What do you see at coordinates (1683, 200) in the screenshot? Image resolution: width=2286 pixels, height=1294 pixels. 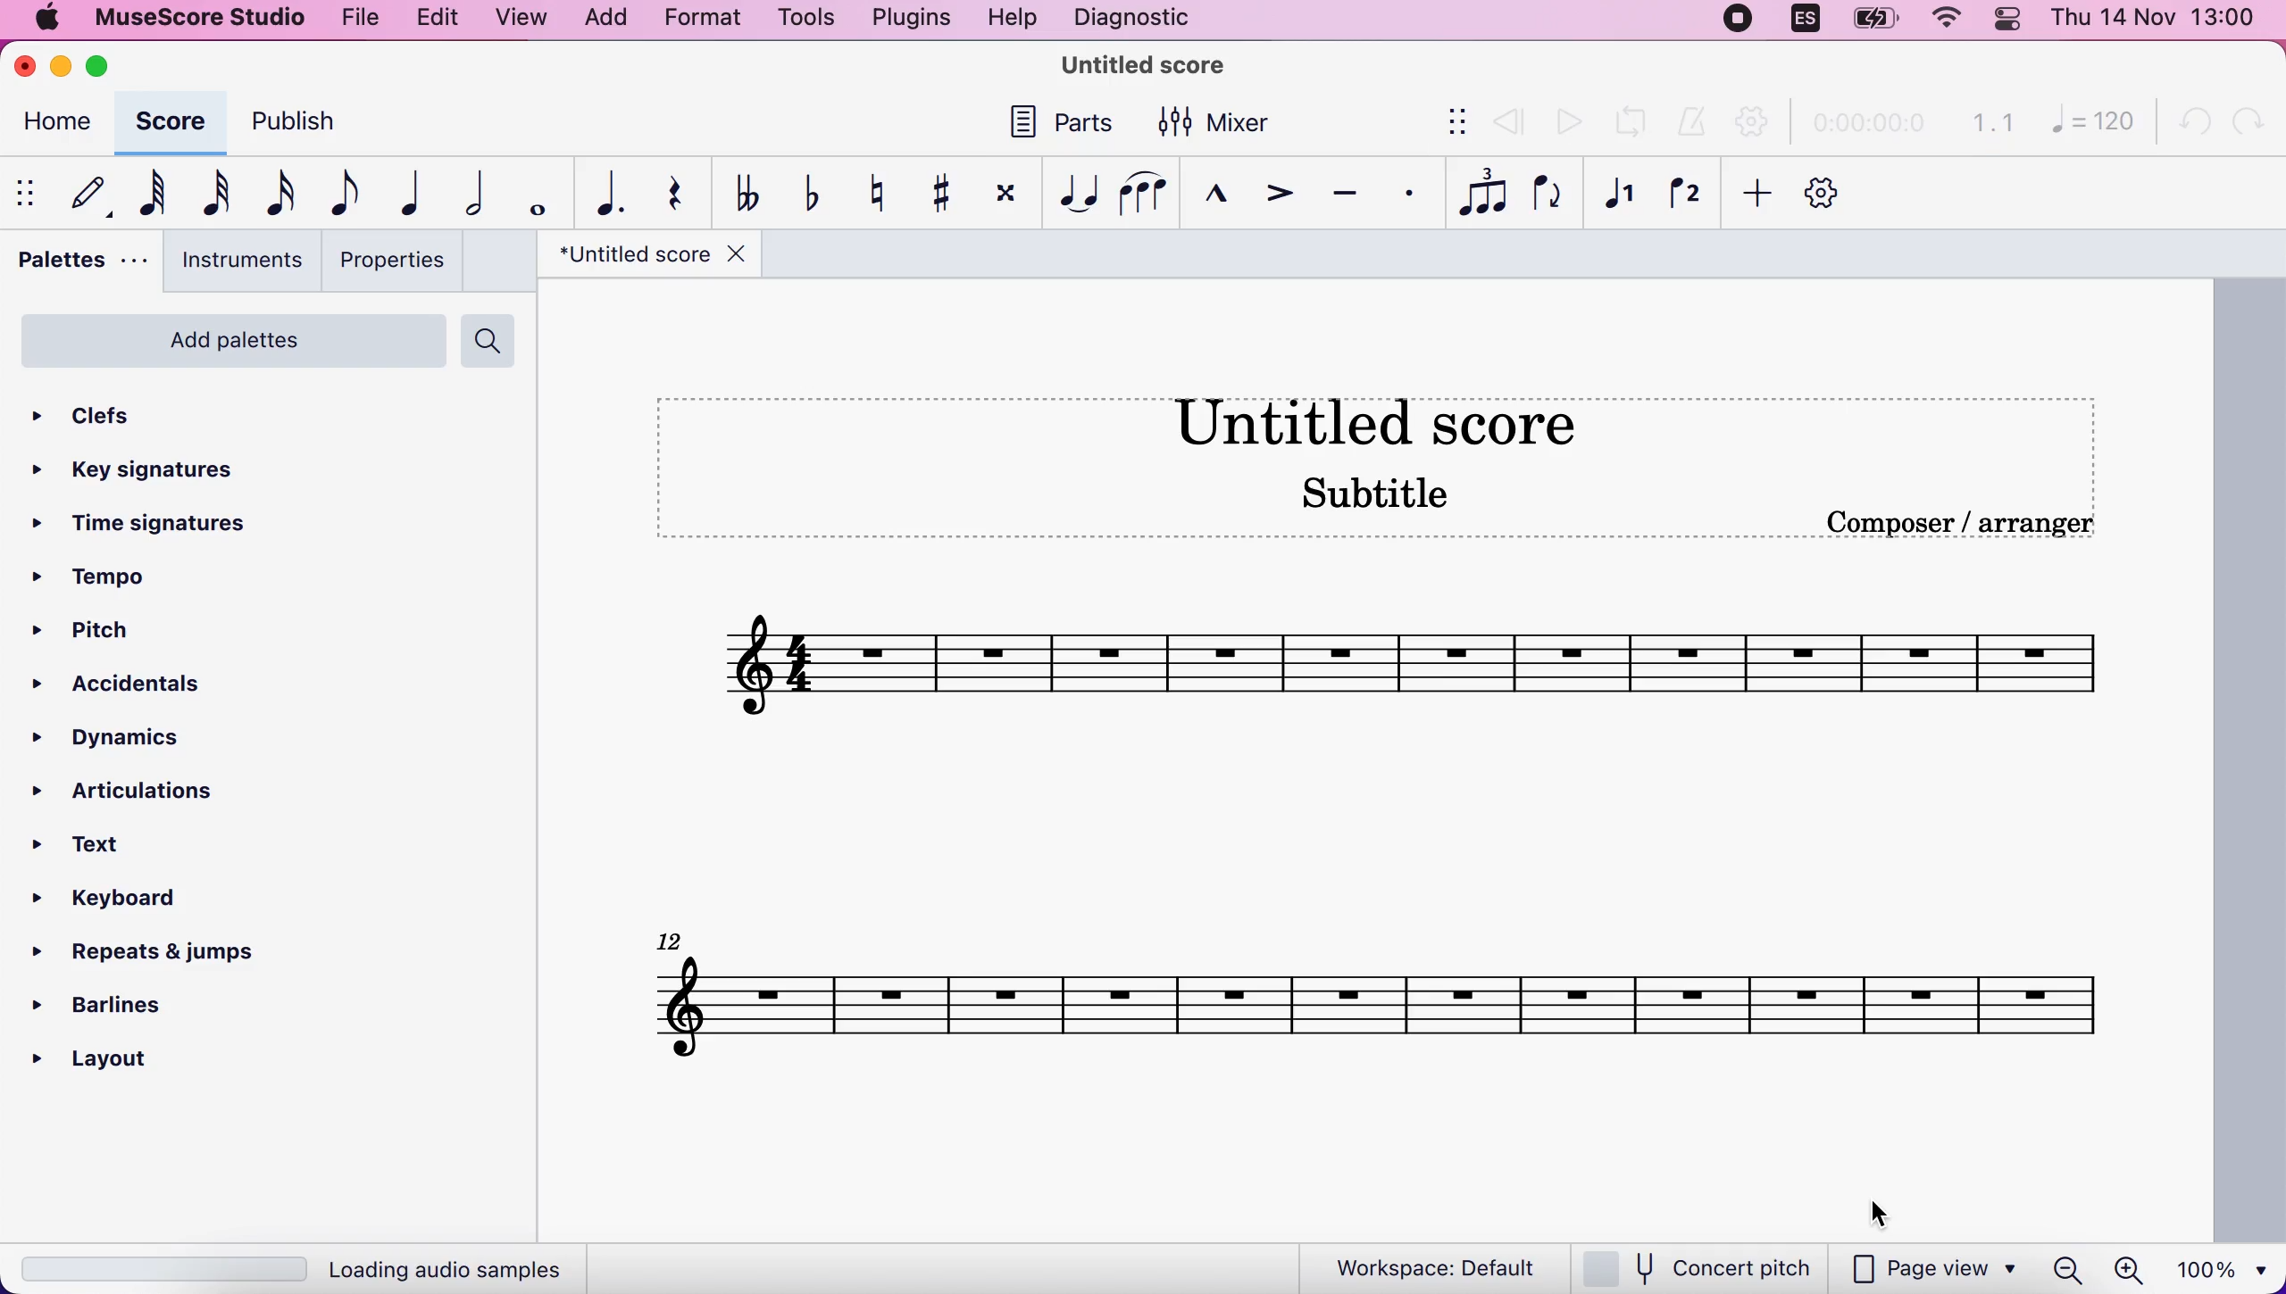 I see `voice2` at bounding box center [1683, 200].